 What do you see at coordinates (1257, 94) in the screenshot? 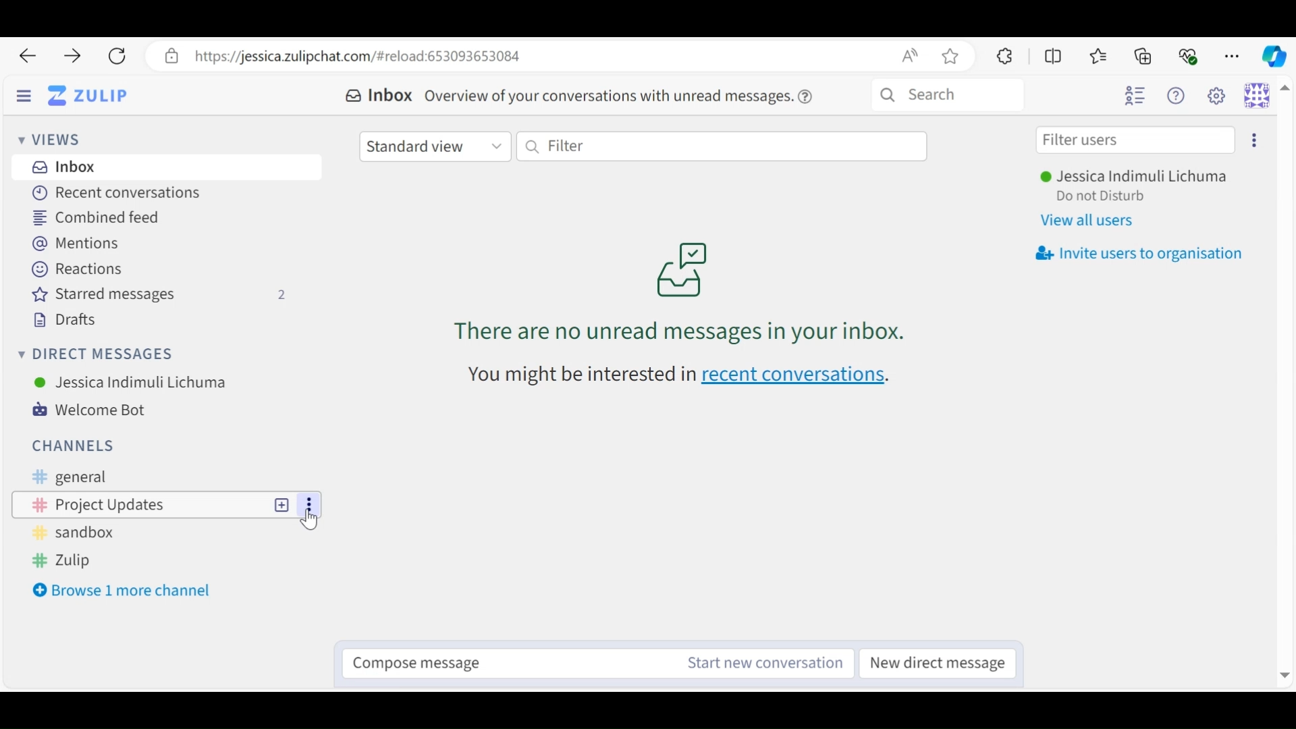
I see `Personal menu` at bounding box center [1257, 94].